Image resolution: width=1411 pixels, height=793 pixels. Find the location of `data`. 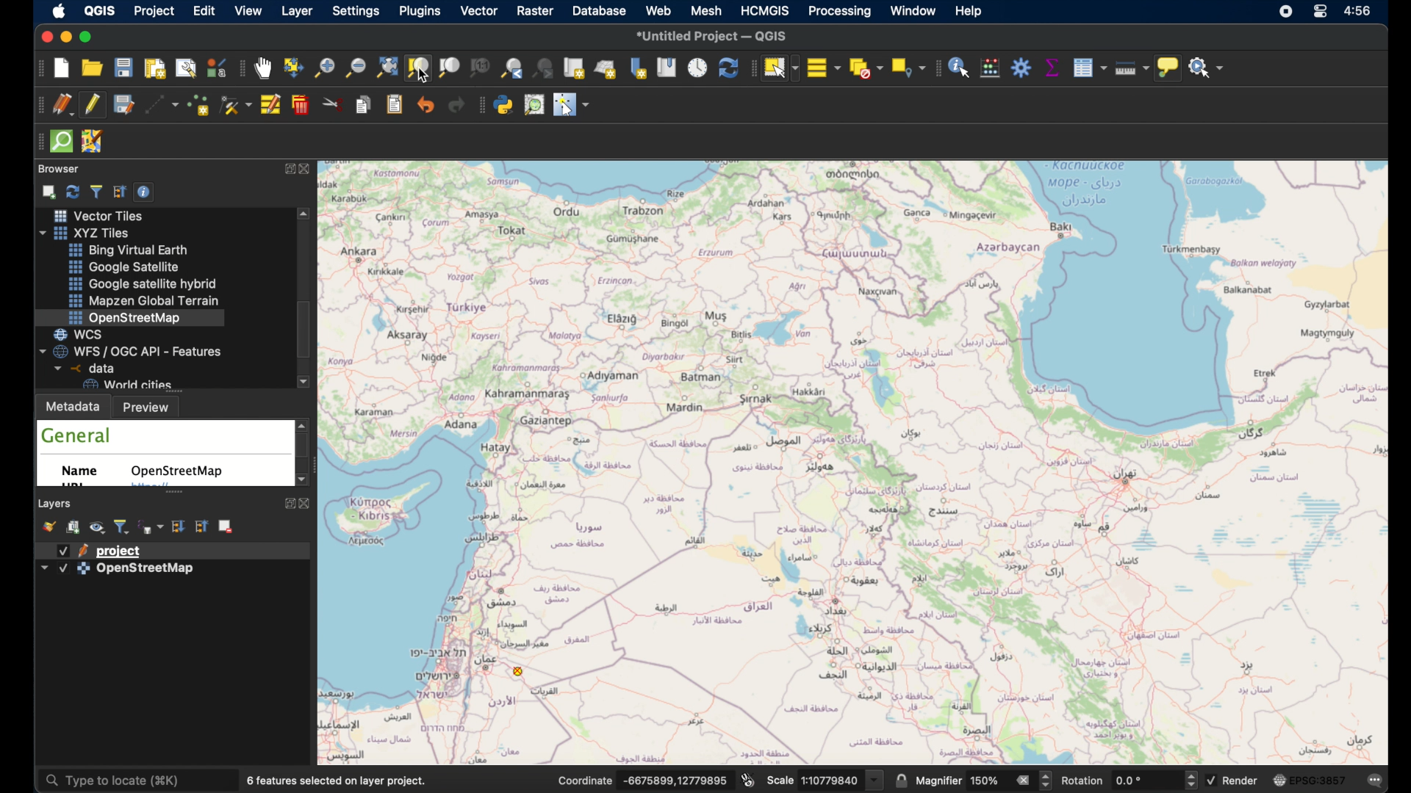

data is located at coordinates (82, 368).